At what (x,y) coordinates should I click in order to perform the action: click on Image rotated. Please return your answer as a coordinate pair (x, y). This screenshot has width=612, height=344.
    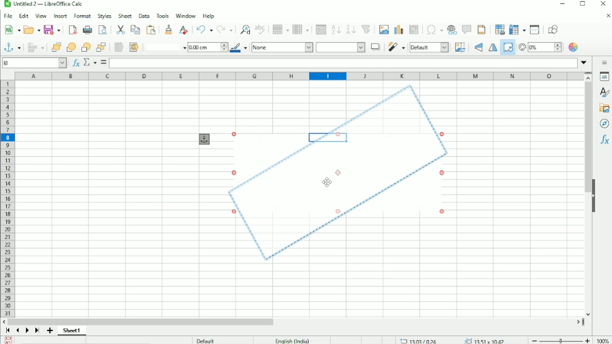
    Looking at the image, I should click on (336, 173).